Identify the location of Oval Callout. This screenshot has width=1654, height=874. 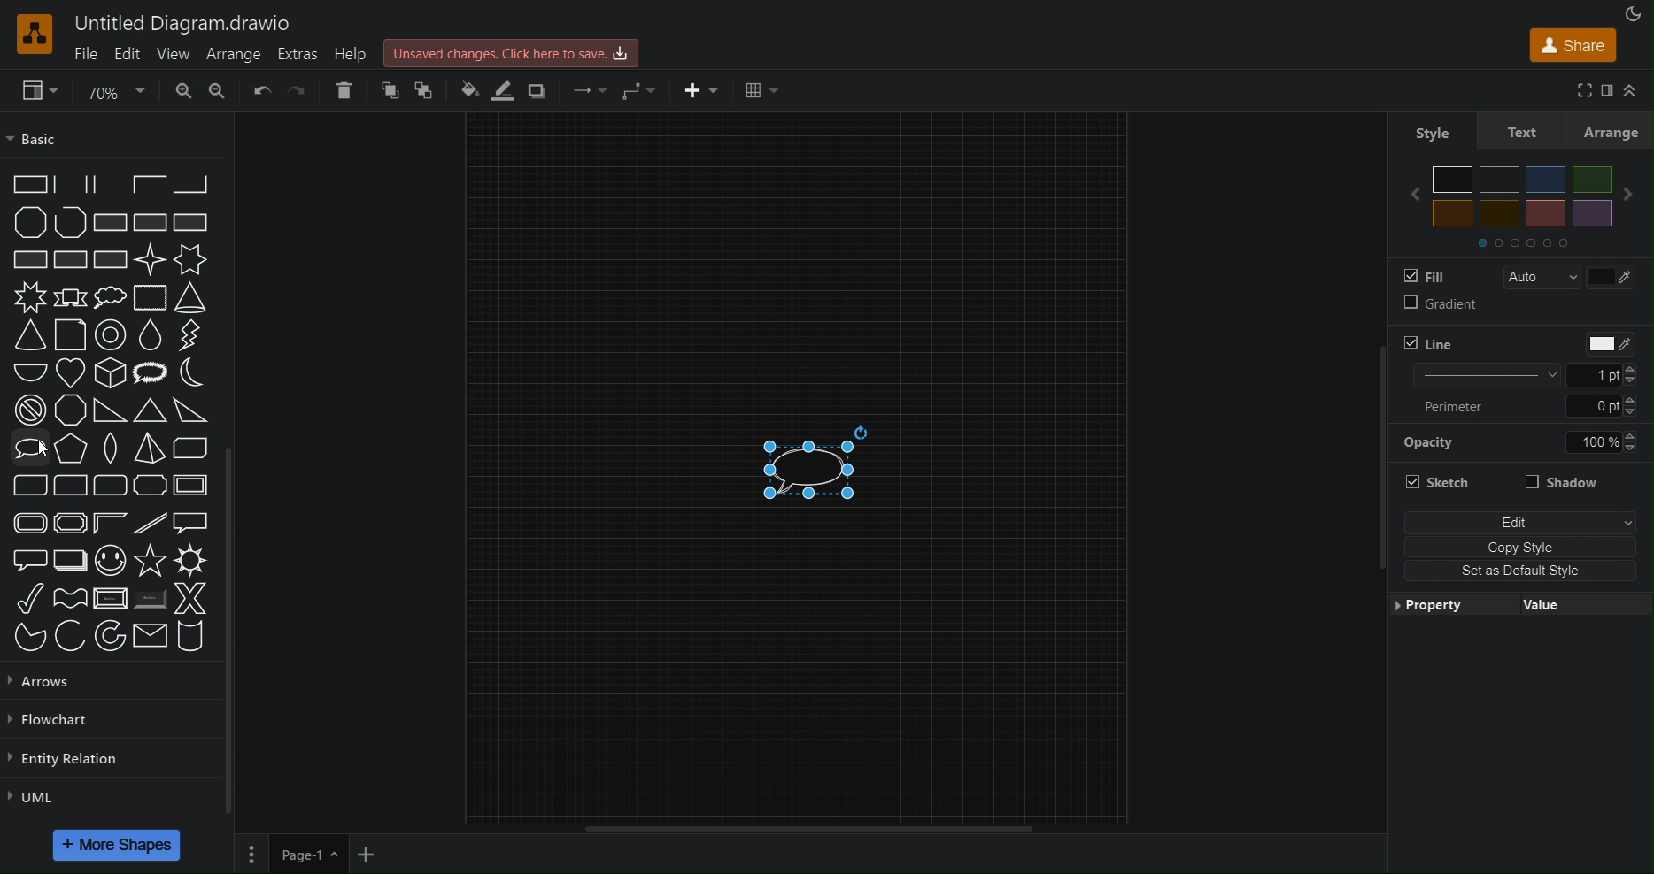
(29, 448).